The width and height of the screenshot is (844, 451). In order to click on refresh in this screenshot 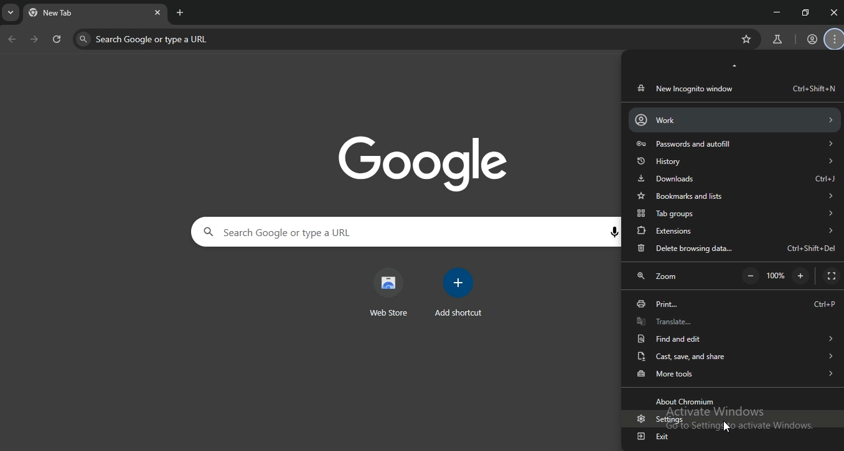, I will do `click(57, 40)`.